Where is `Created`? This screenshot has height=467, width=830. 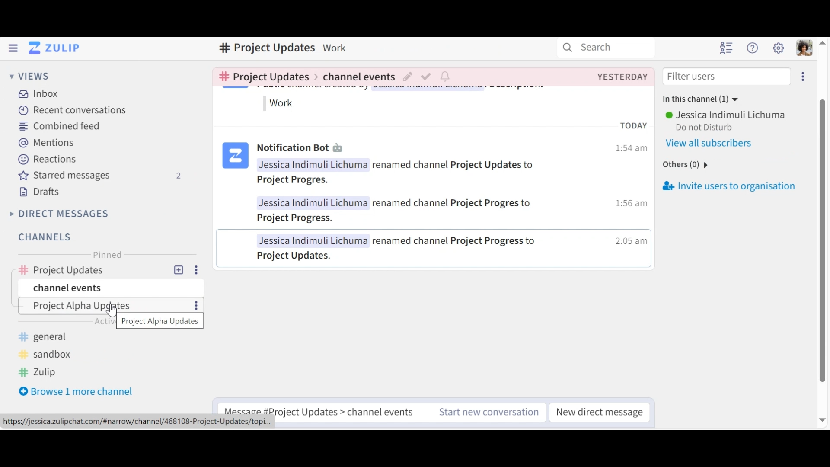 Created is located at coordinates (622, 77).